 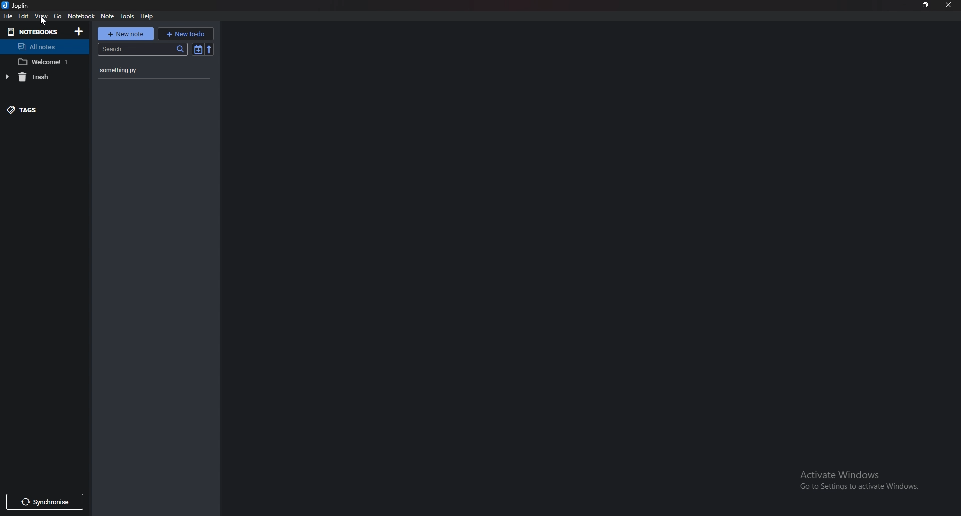 What do you see at coordinates (128, 16) in the screenshot?
I see `tools` at bounding box center [128, 16].